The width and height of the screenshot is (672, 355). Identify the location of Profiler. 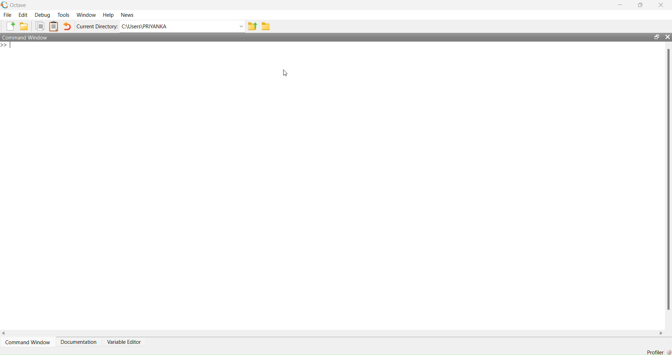
(659, 352).